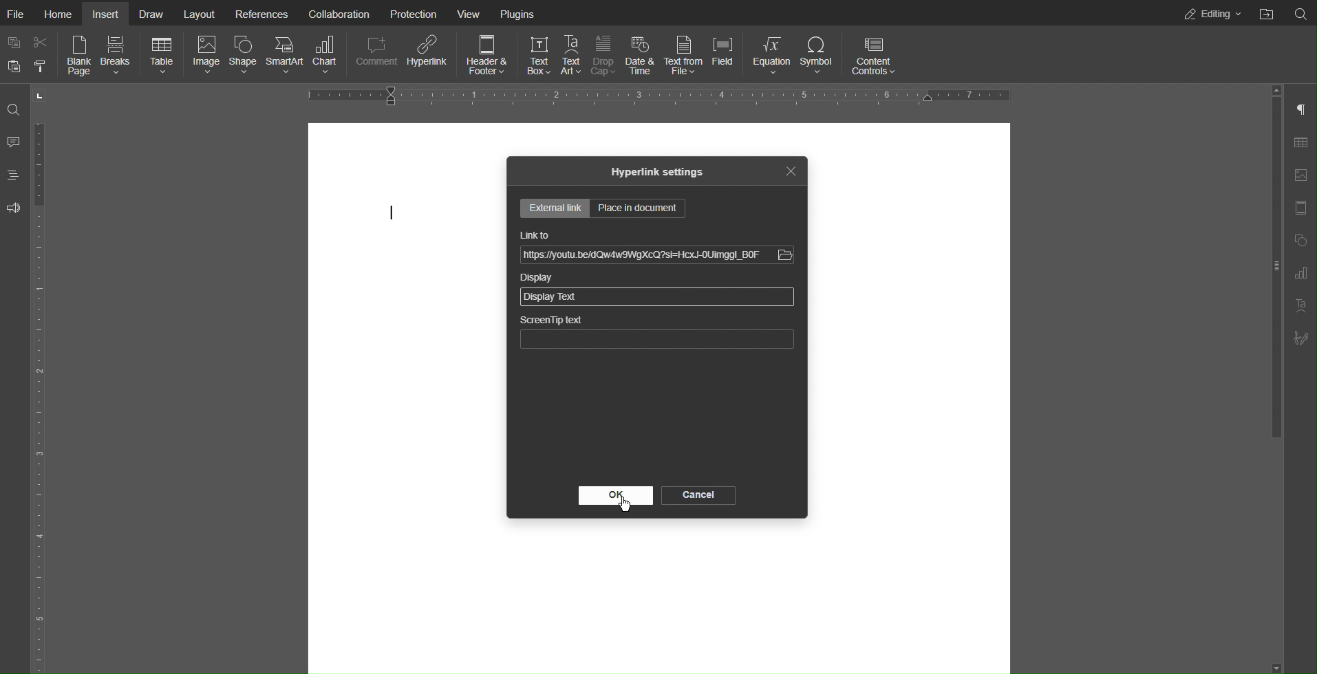  What do you see at coordinates (14, 109) in the screenshot?
I see `Search` at bounding box center [14, 109].